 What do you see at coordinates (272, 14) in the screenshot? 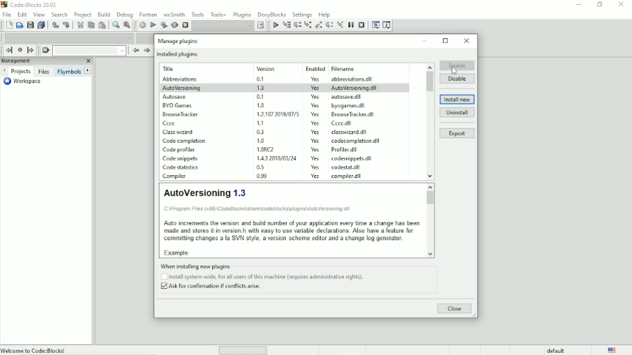
I see `DoxyBlocks` at bounding box center [272, 14].